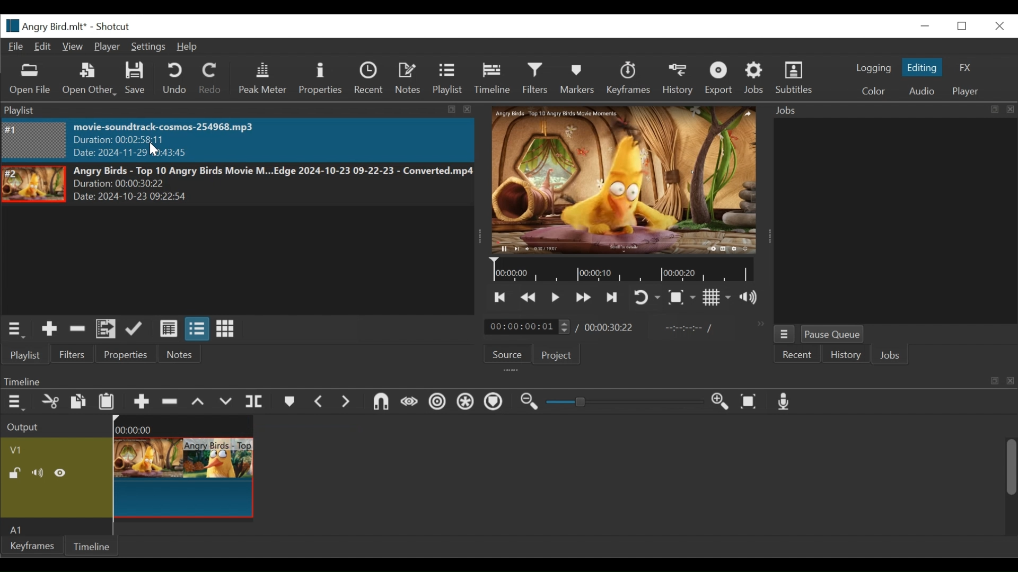  I want to click on Color, so click(874, 92).